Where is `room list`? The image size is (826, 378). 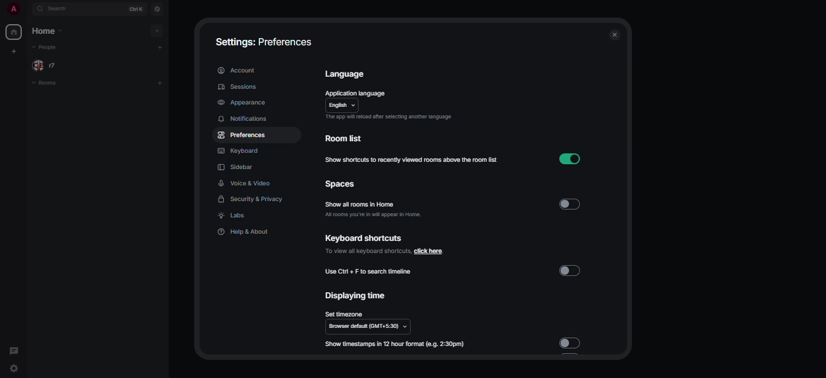 room list is located at coordinates (348, 138).